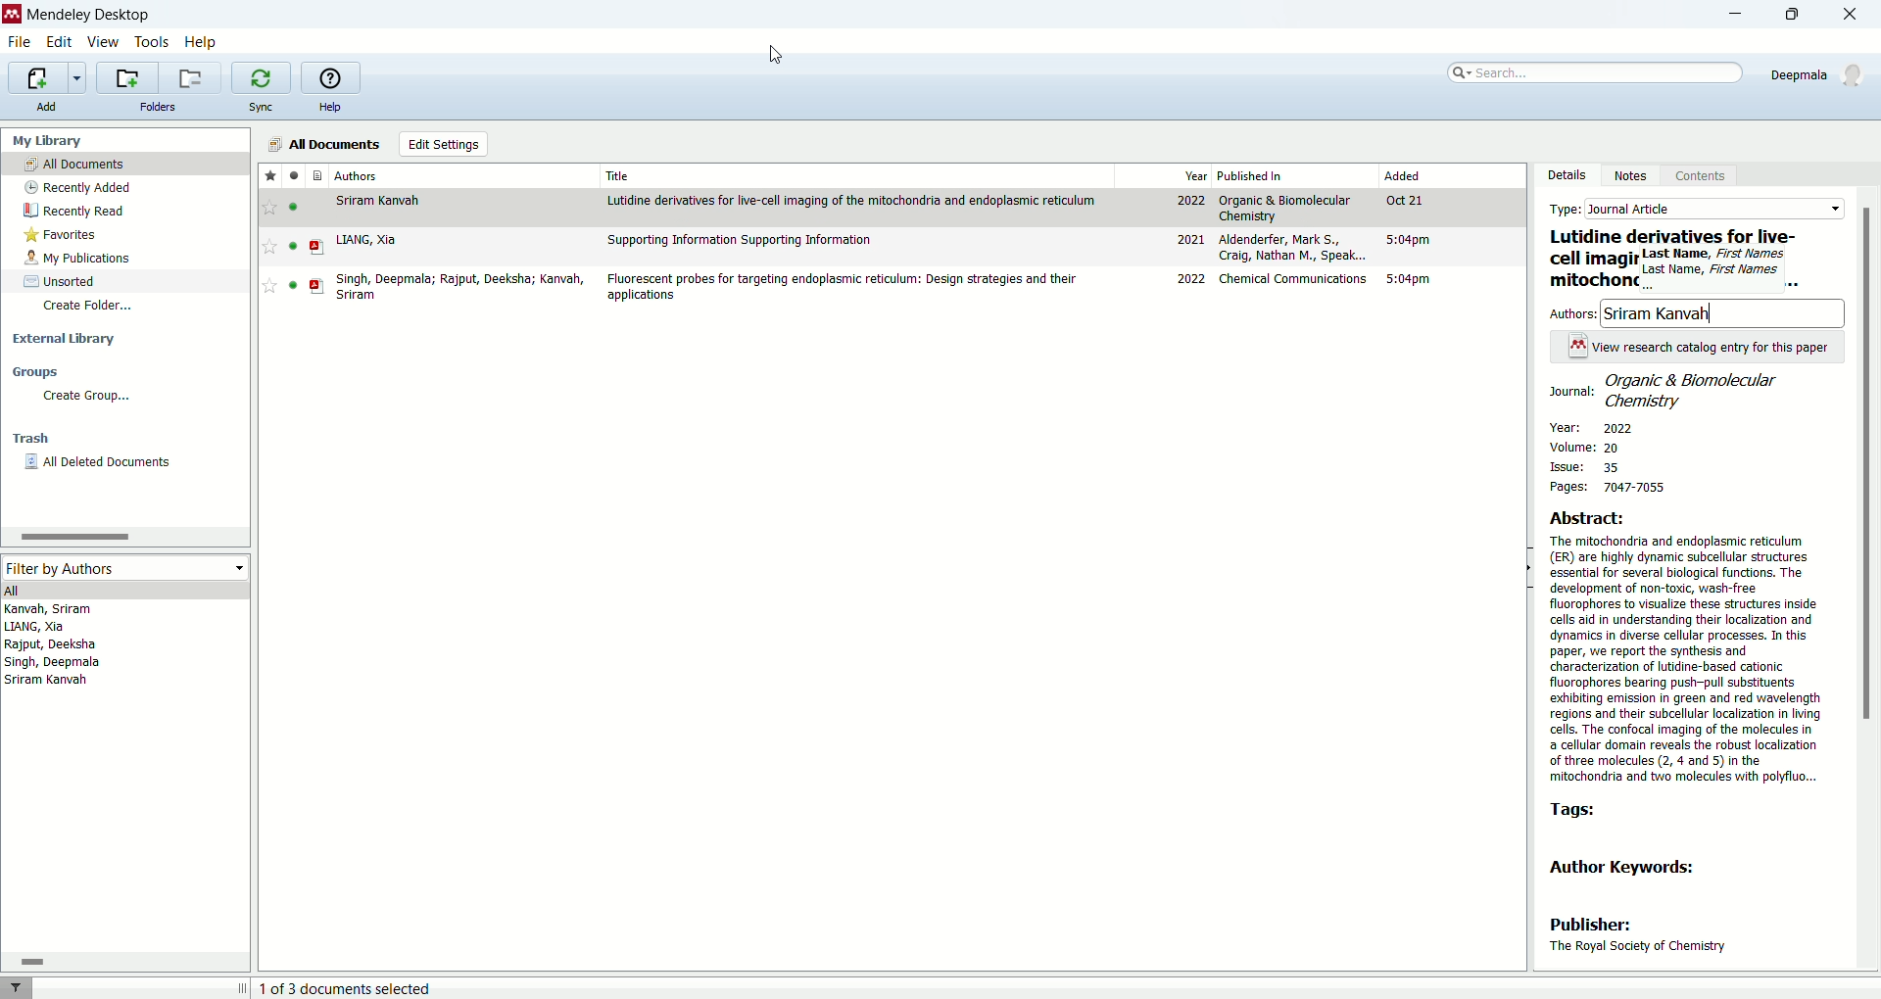 Image resolution: width=1881 pixels, height=999 pixels. I want to click on all documents, so click(128, 166).